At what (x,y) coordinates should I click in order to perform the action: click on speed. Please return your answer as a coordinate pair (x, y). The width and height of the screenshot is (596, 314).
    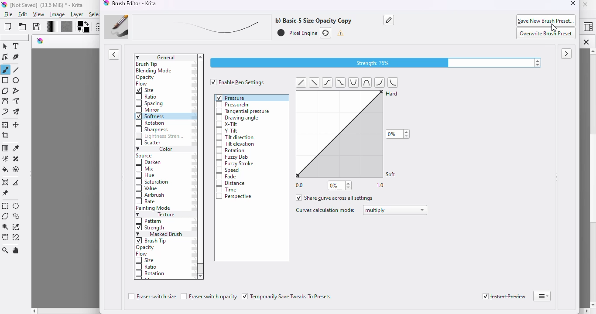
    Looking at the image, I should click on (228, 170).